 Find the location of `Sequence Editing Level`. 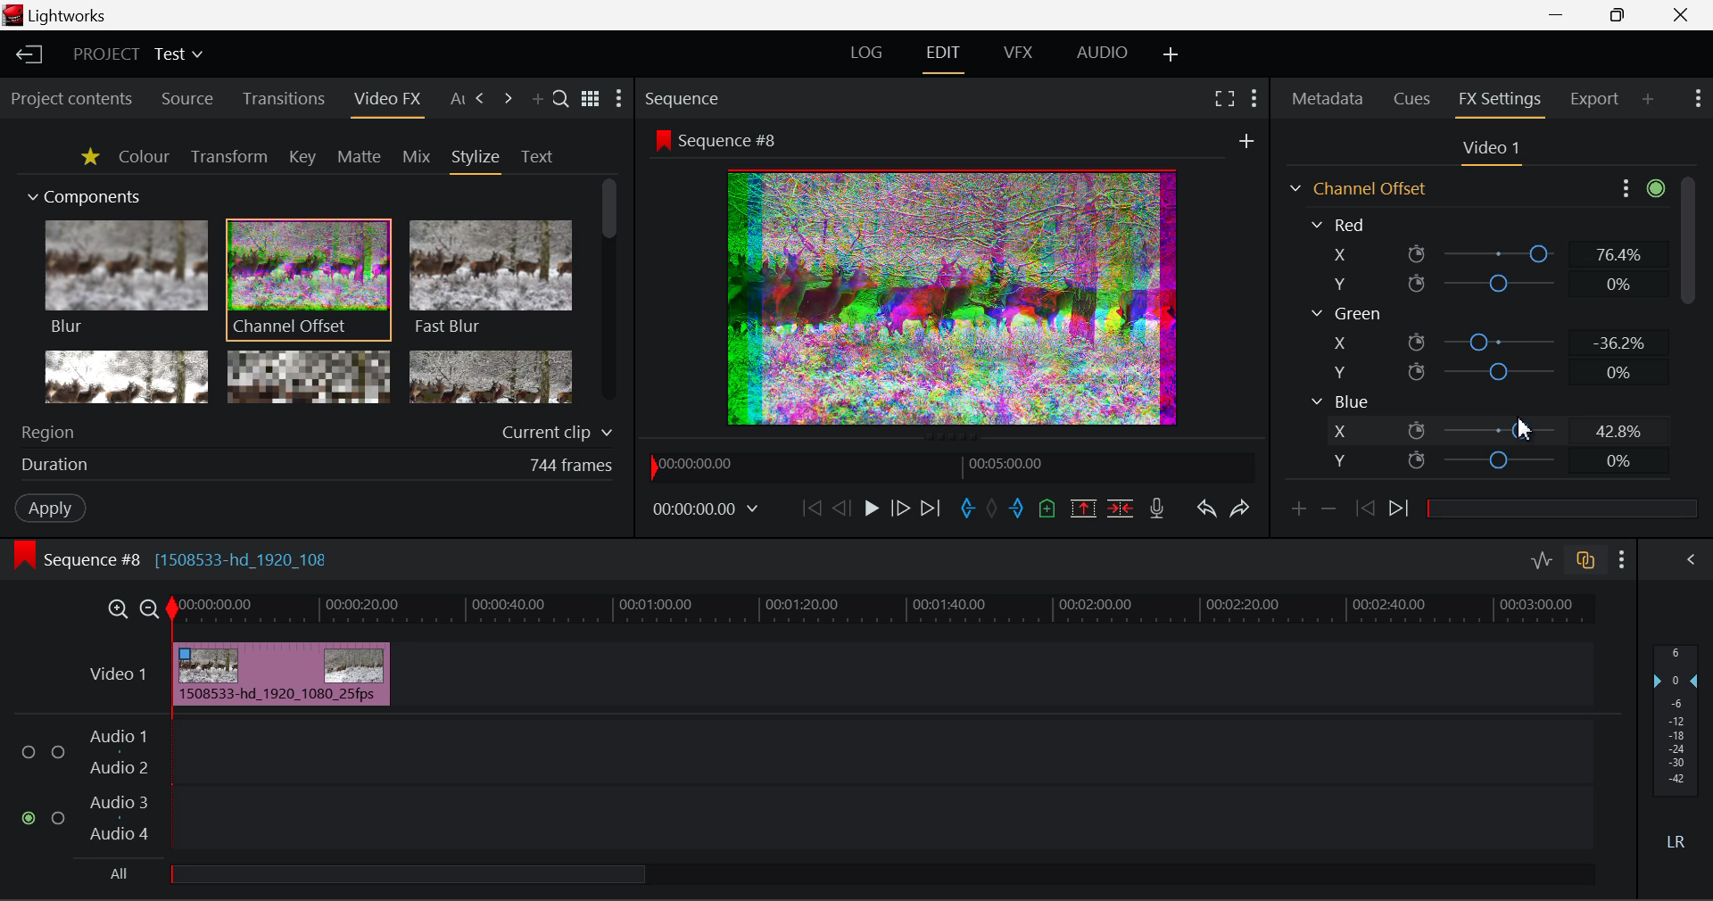

Sequence Editing Level is located at coordinates (71, 563).